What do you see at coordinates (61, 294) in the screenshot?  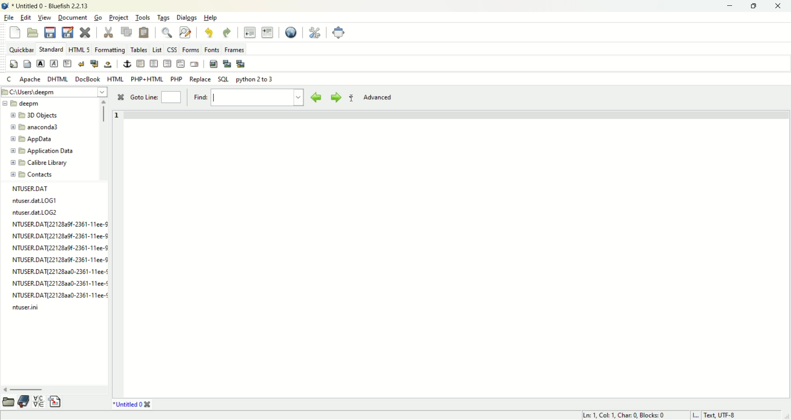 I see `NTUSER.DAT{22128aa0-2361-11ee-¢` at bounding box center [61, 294].